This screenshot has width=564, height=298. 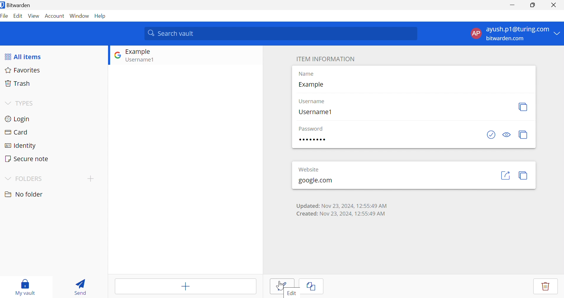 I want to click on Drop Down, so click(x=7, y=177).